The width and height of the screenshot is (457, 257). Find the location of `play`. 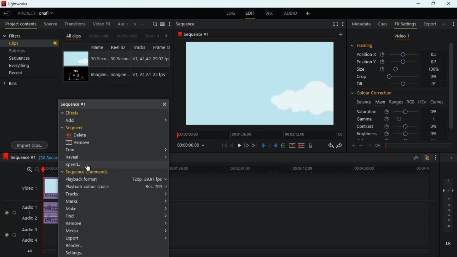

play is located at coordinates (240, 145).